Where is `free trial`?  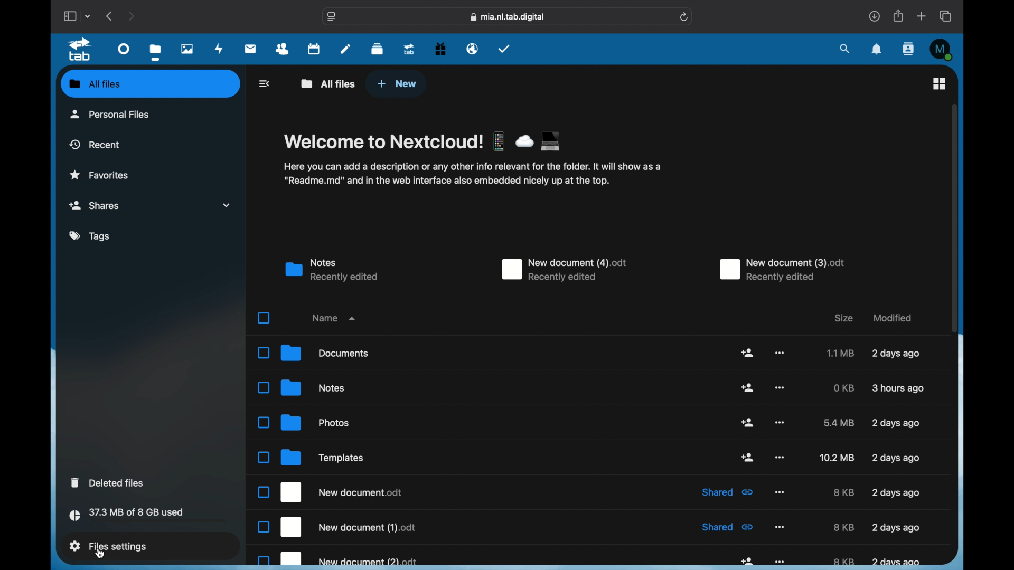 free trial is located at coordinates (440, 48).